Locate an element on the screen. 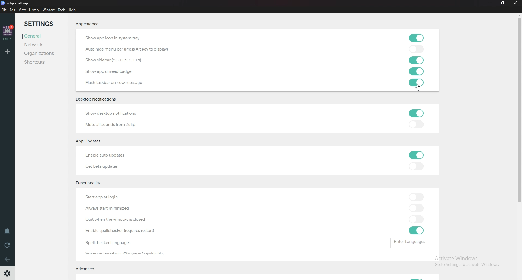 The width and height of the screenshot is (522, 280). Organizations is located at coordinates (40, 53).